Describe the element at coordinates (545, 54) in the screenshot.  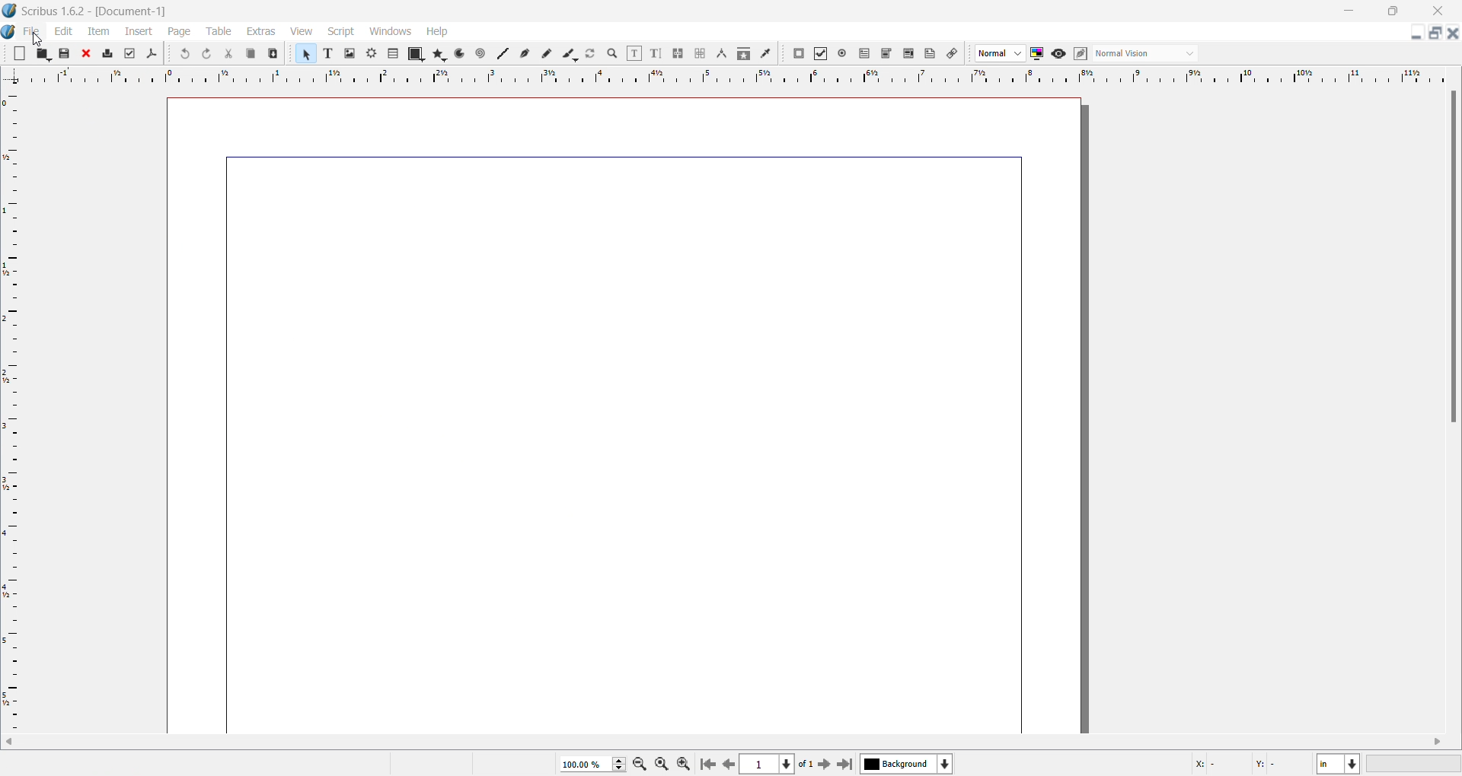
I see `icon` at that location.